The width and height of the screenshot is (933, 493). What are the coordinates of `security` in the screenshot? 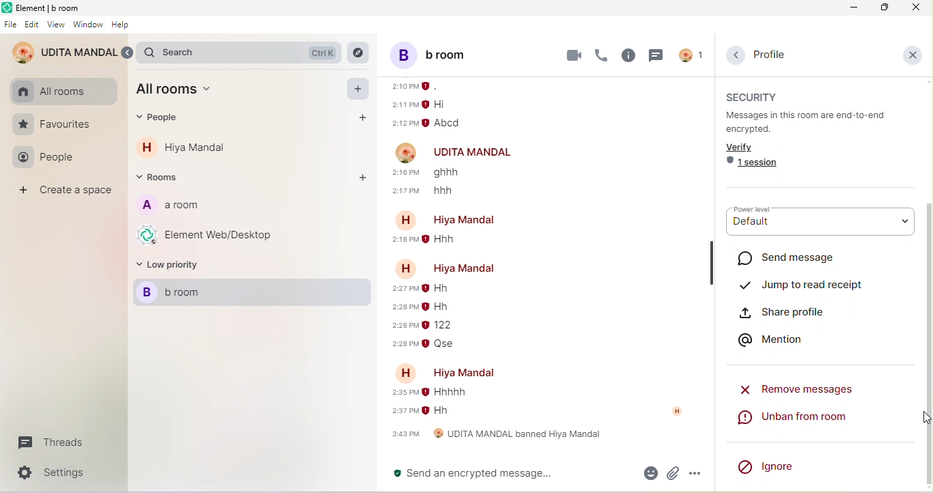 It's located at (756, 96).